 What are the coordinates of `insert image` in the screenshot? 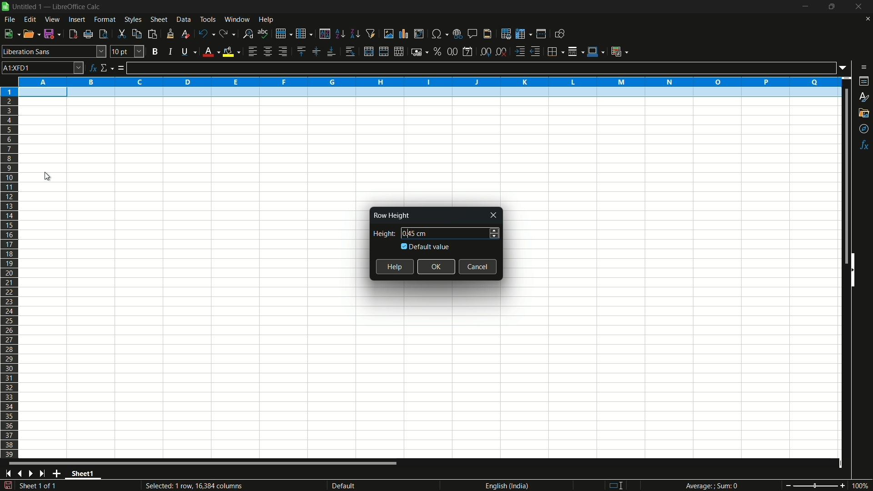 It's located at (389, 33).